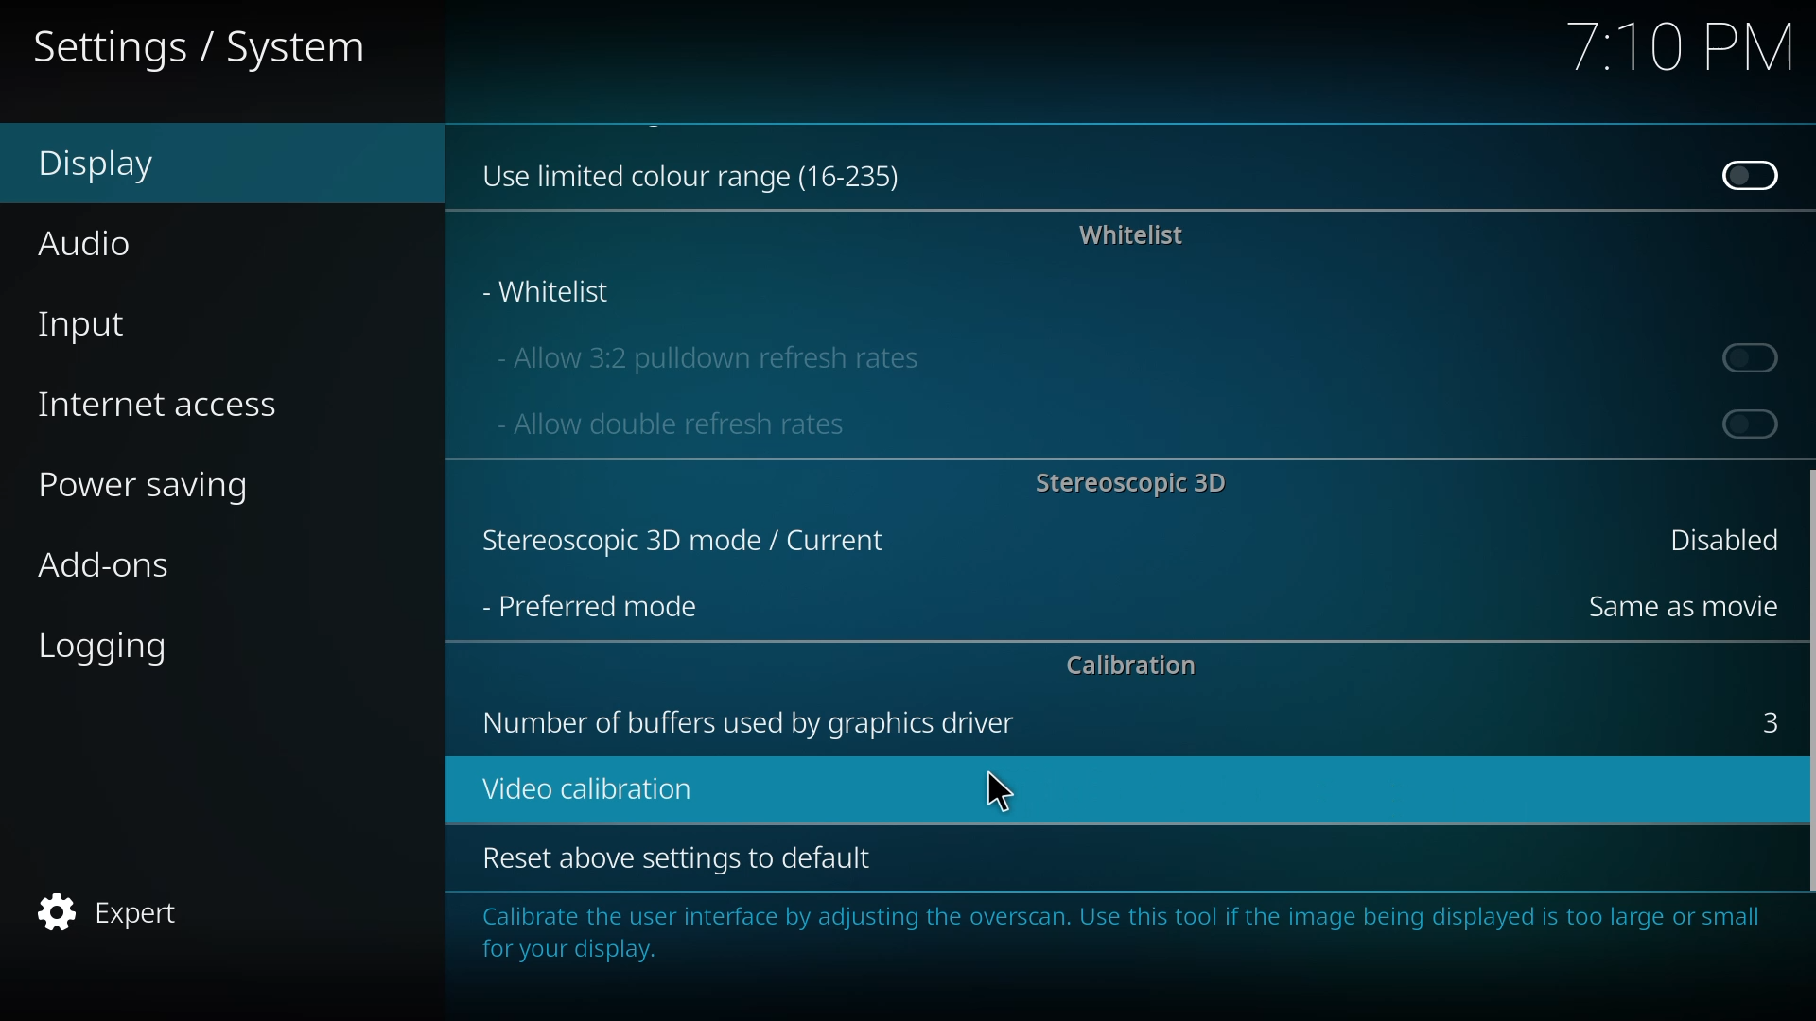 The image size is (1816, 1021). Describe the element at coordinates (706, 354) in the screenshot. I see `allow 3:2 pulldown refresh rate` at that location.